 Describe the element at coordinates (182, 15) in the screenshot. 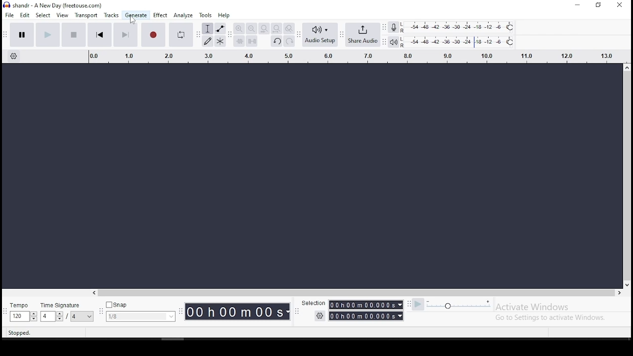

I see `analyze` at that location.